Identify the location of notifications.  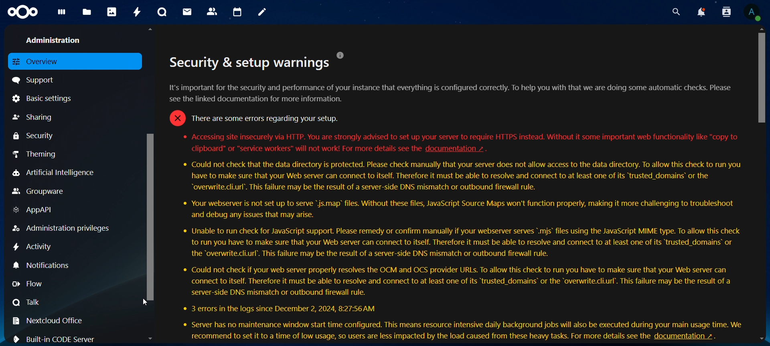
(701, 12).